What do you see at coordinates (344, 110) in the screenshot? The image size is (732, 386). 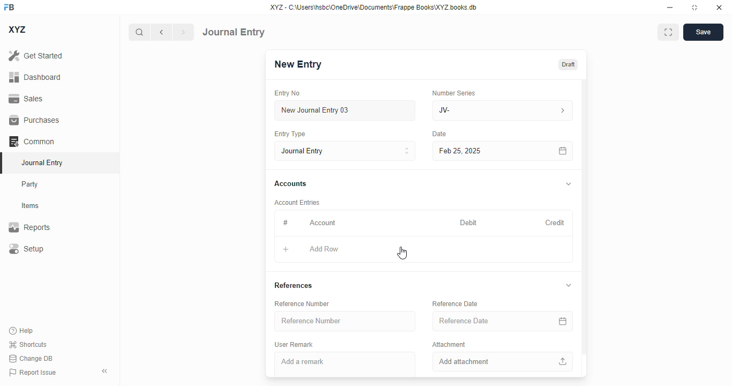 I see `new journal entry 03` at bounding box center [344, 110].